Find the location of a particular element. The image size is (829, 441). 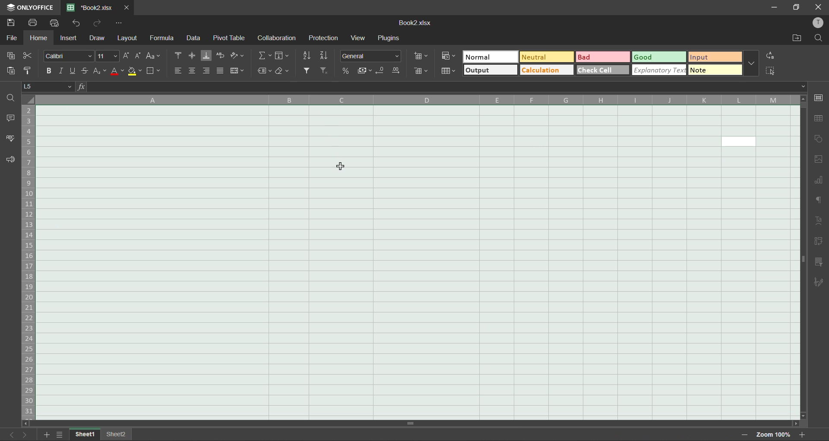

change case is located at coordinates (155, 55).